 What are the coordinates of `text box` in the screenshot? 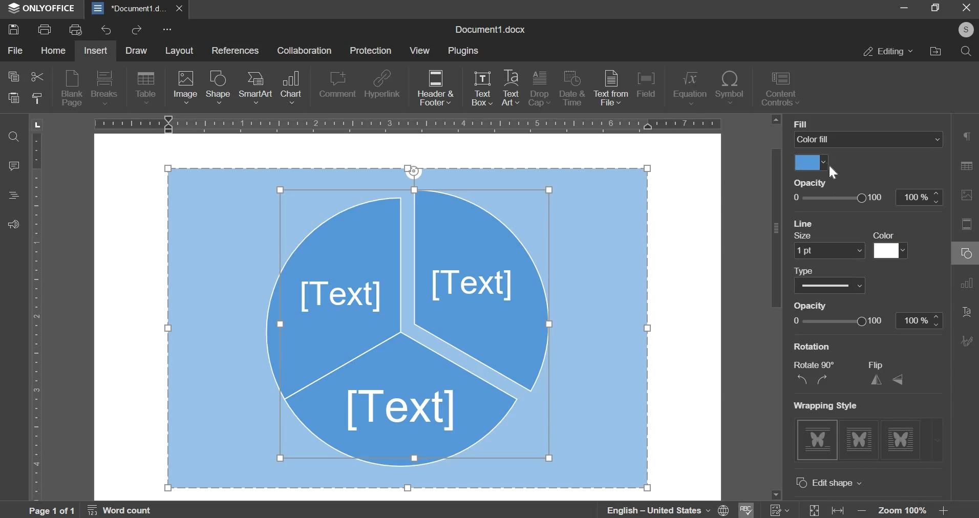 It's located at (482, 91).